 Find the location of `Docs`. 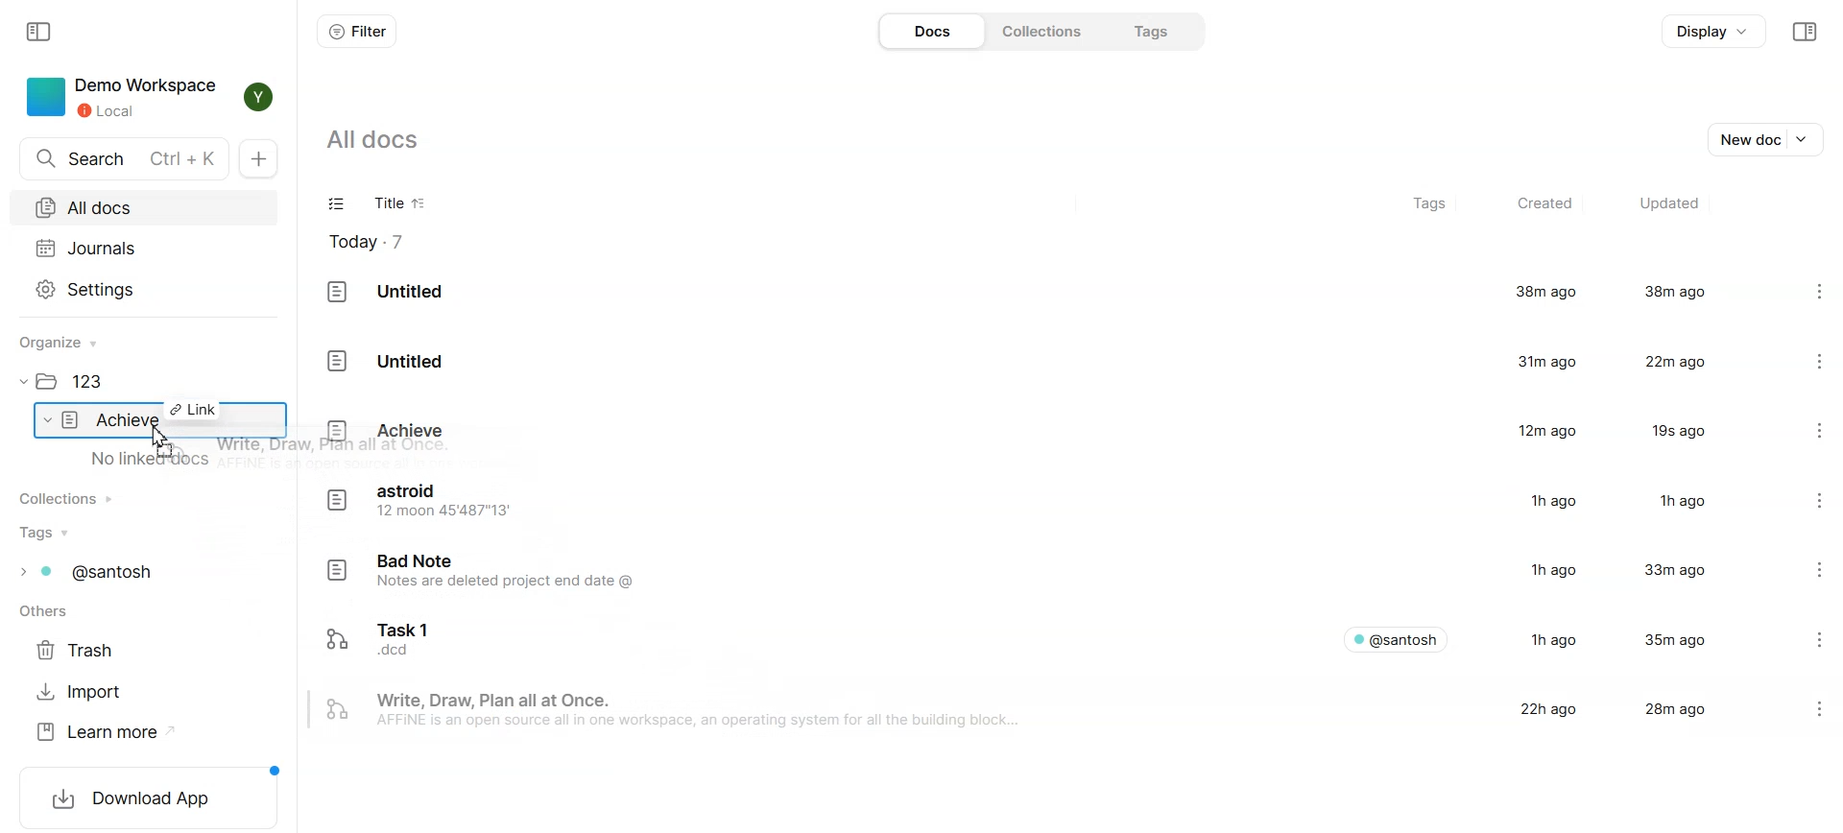

Docs is located at coordinates (930, 31).